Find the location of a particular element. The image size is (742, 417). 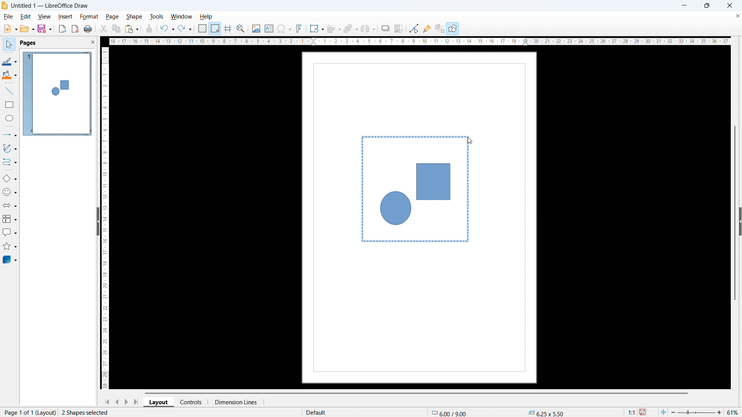

dimension lines is located at coordinates (235, 402).